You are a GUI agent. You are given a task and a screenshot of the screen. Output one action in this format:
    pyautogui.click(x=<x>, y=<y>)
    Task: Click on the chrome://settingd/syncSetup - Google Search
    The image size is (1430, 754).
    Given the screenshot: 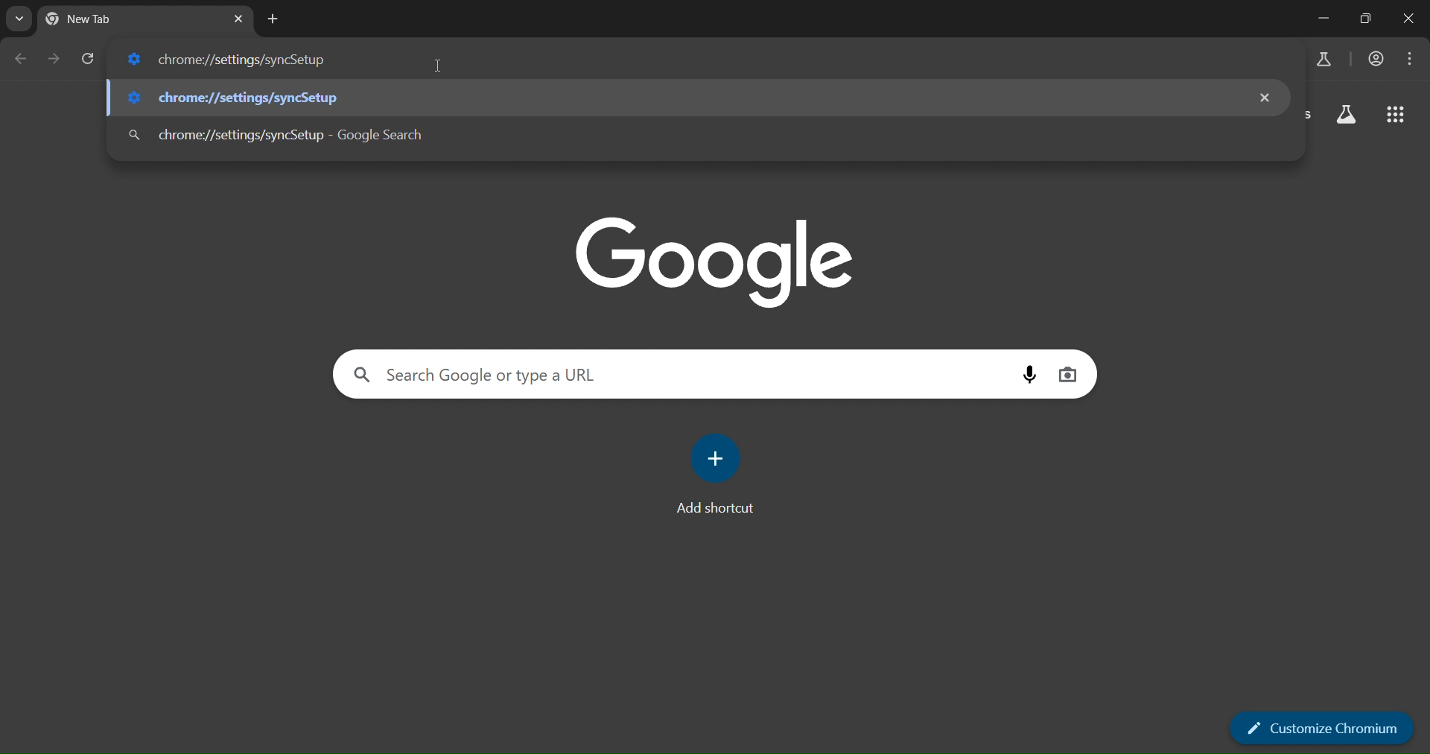 What is the action you would take?
    pyautogui.click(x=683, y=134)
    